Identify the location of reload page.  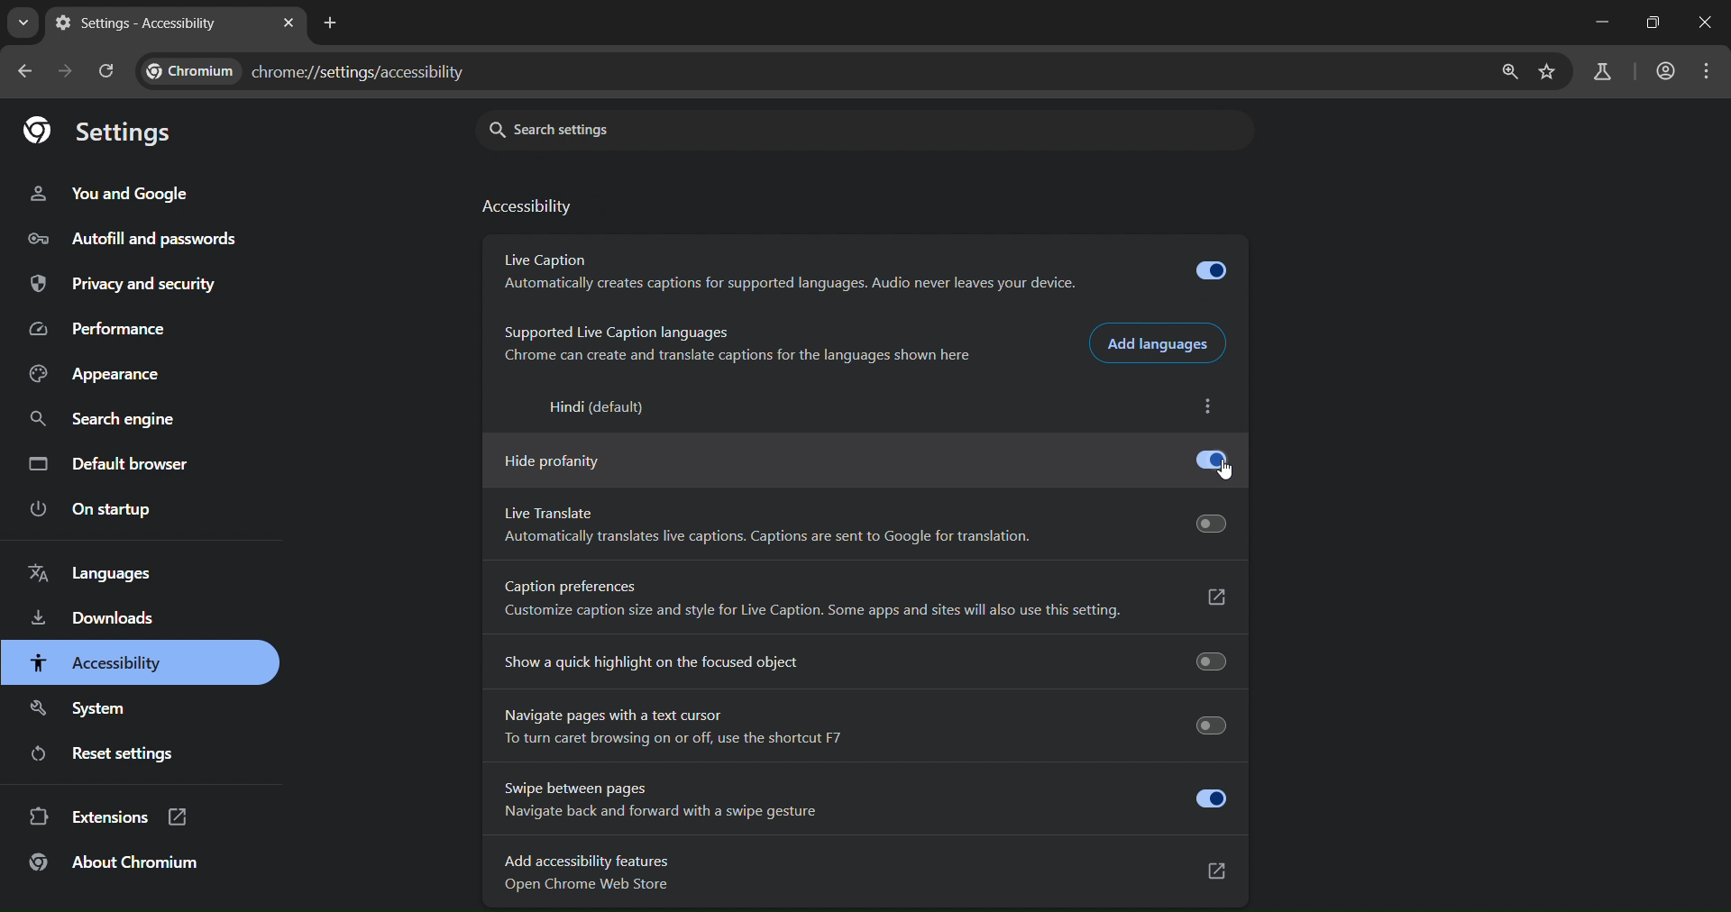
(104, 71).